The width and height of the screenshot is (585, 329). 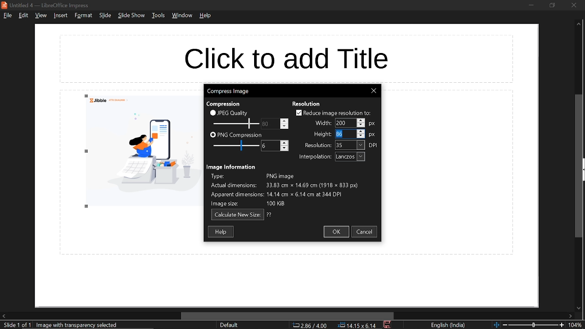 I want to click on format, so click(x=83, y=15).